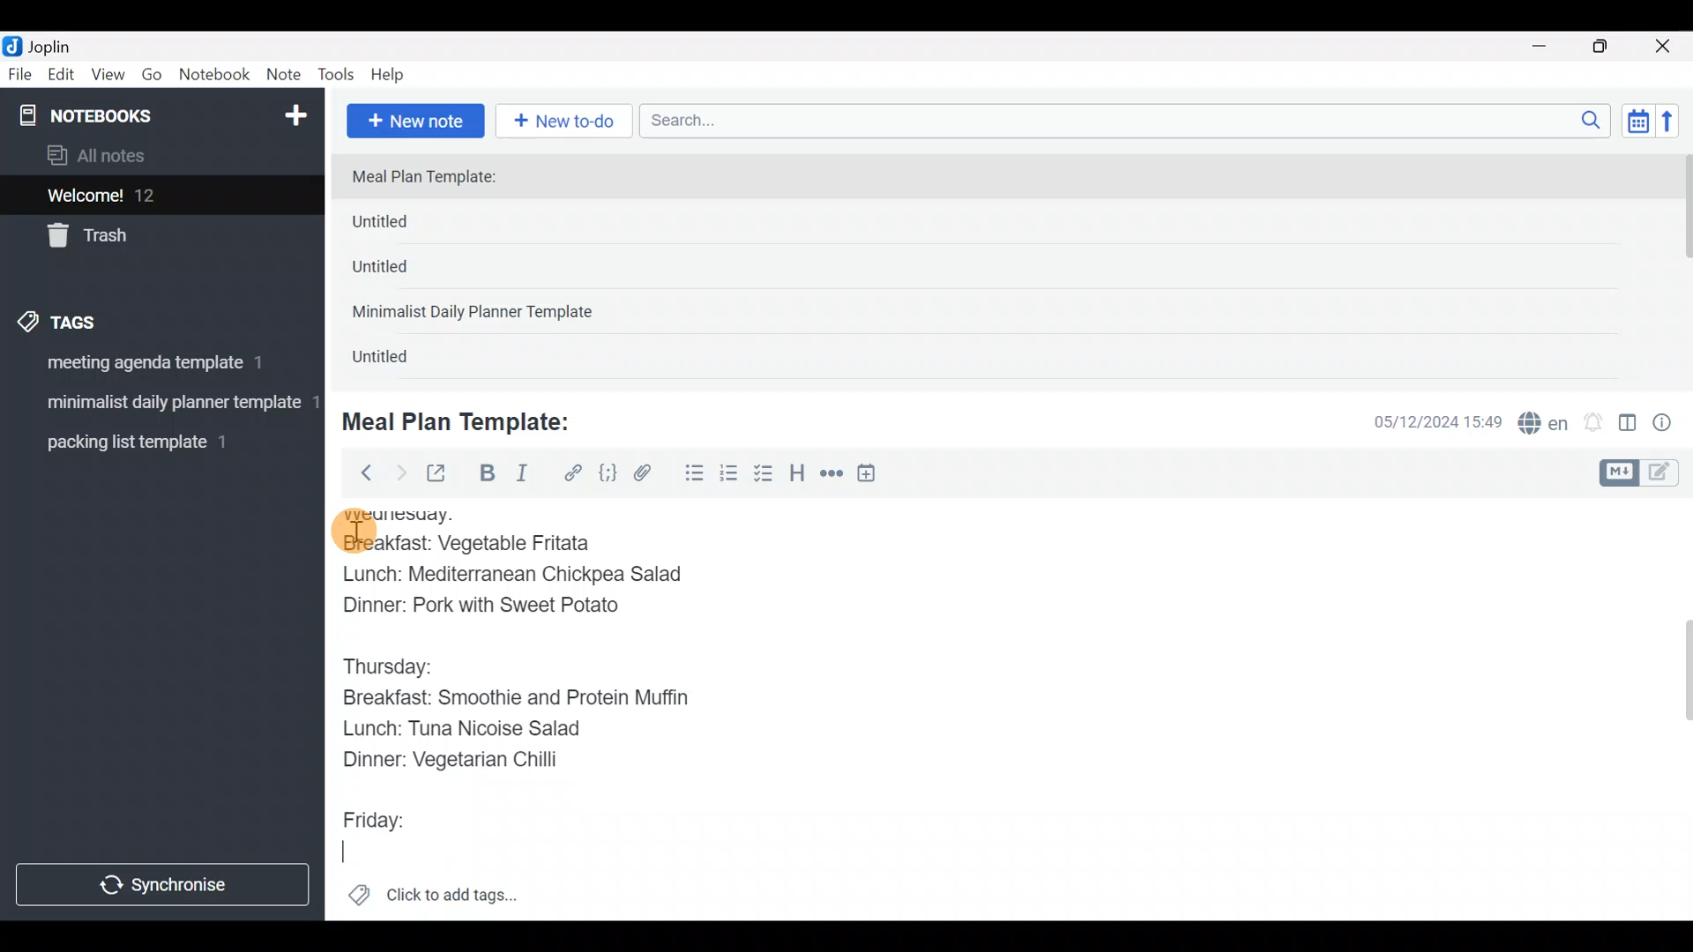  What do you see at coordinates (152, 78) in the screenshot?
I see `Go` at bounding box center [152, 78].